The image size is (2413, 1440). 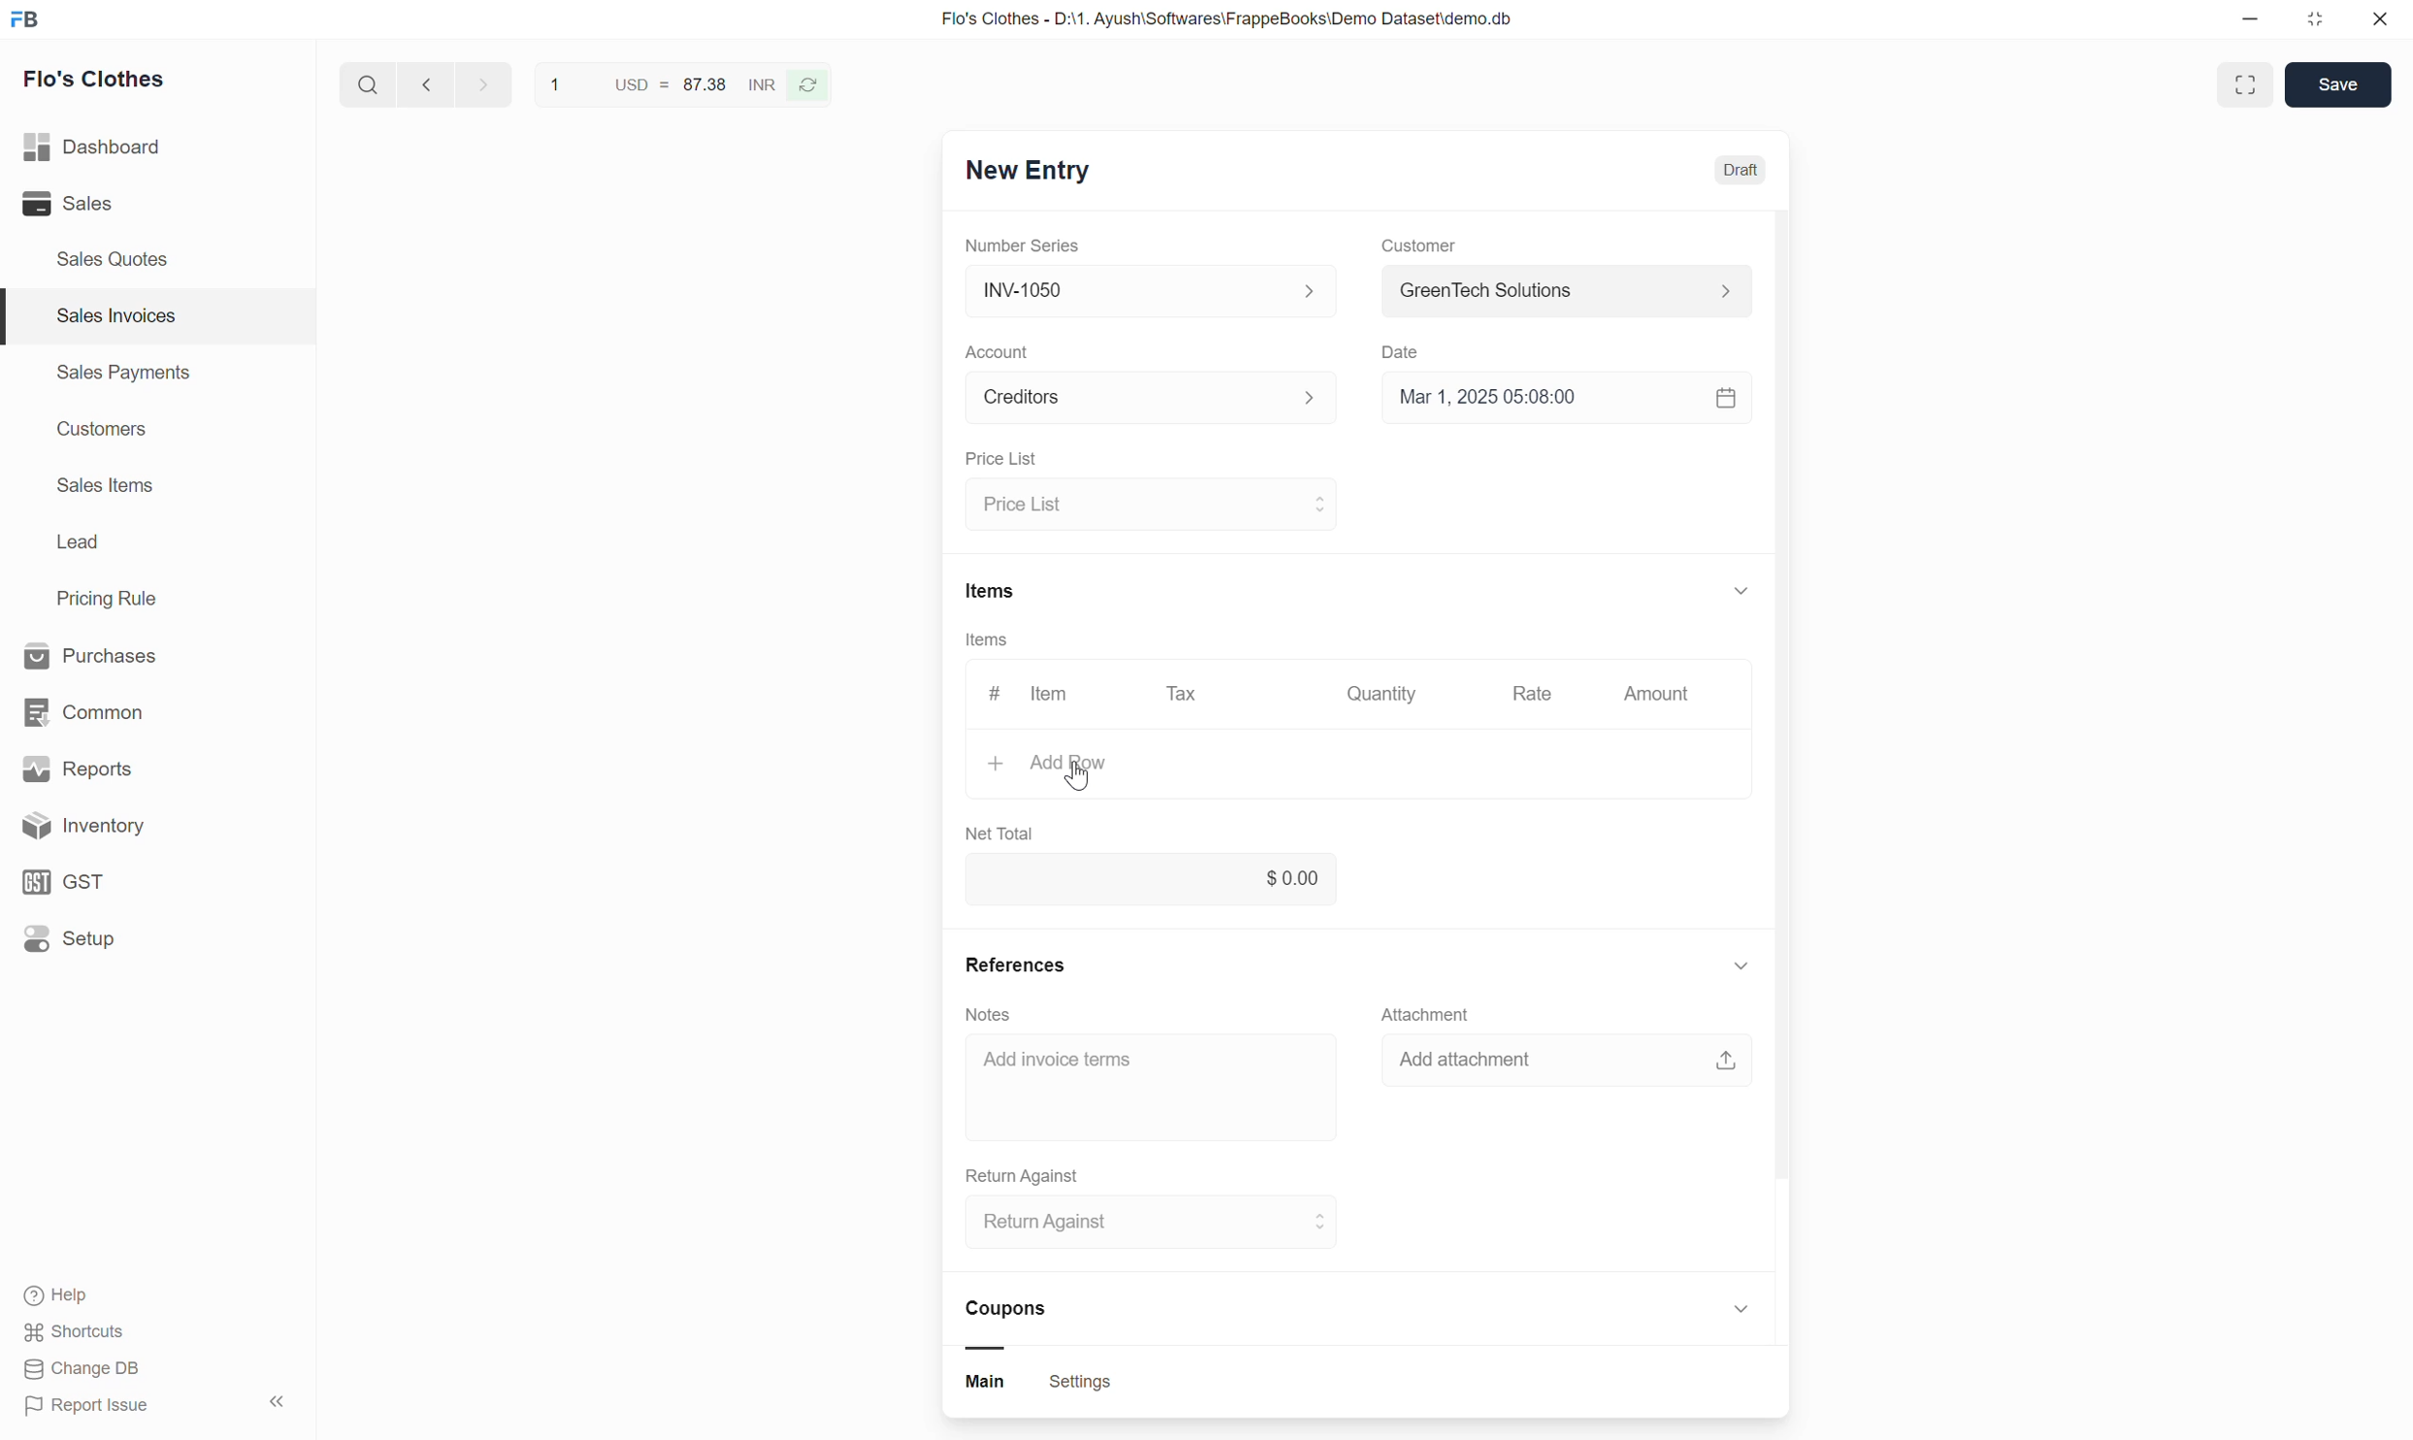 What do you see at coordinates (113, 258) in the screenshot?
I see `Sales Quotes` at bounding box center [113, 258].